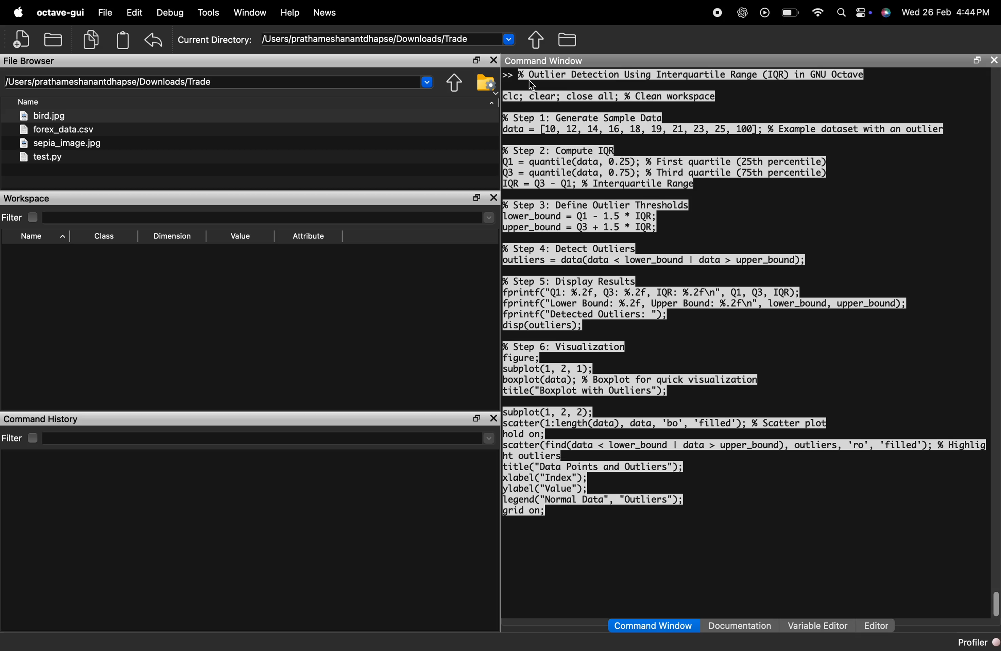 The width and height of the screenshot is (1001, 651). I want to click on folder, so click(568, 39).